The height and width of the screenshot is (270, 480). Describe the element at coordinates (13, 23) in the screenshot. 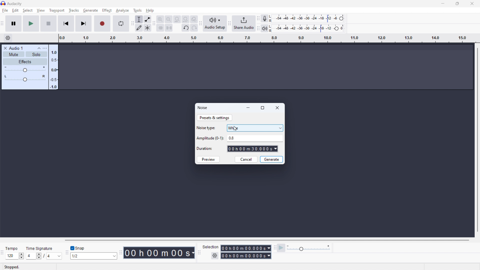

I see `pause` at that location.